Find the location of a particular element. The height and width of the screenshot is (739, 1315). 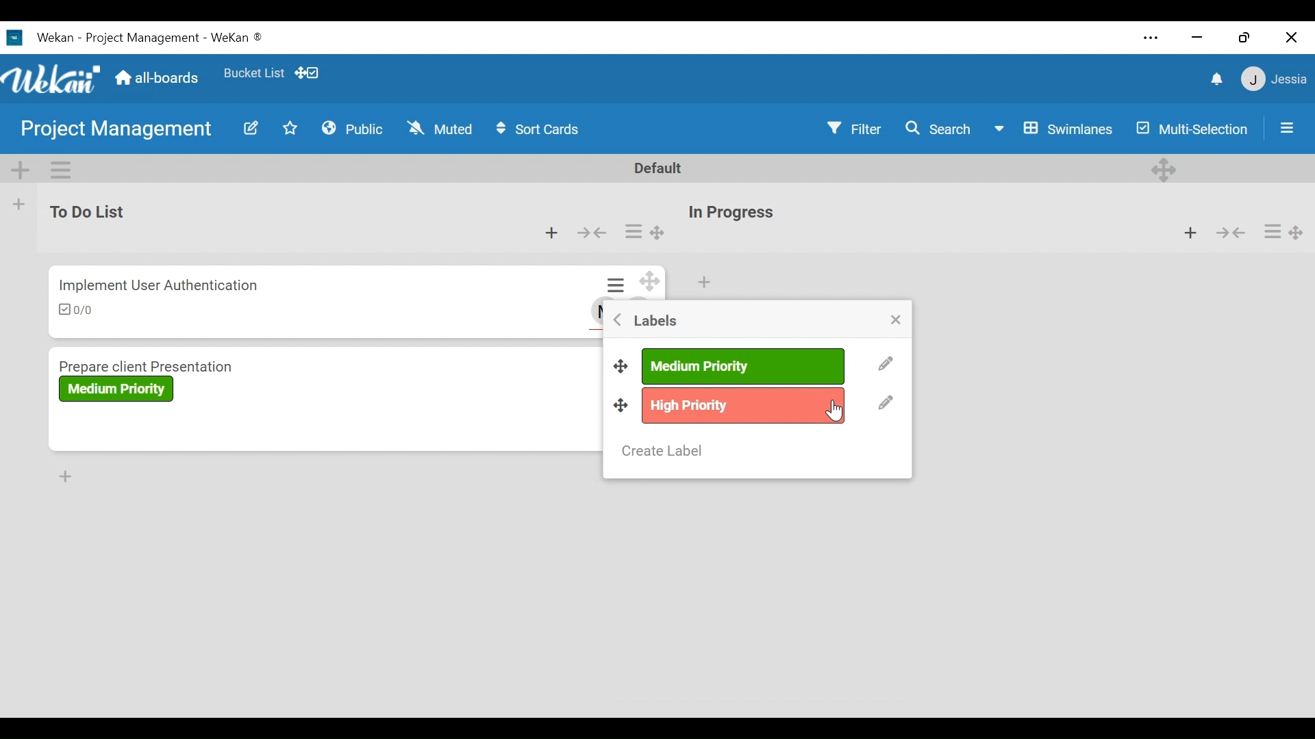

Edit is located at coordinates (886, 404).